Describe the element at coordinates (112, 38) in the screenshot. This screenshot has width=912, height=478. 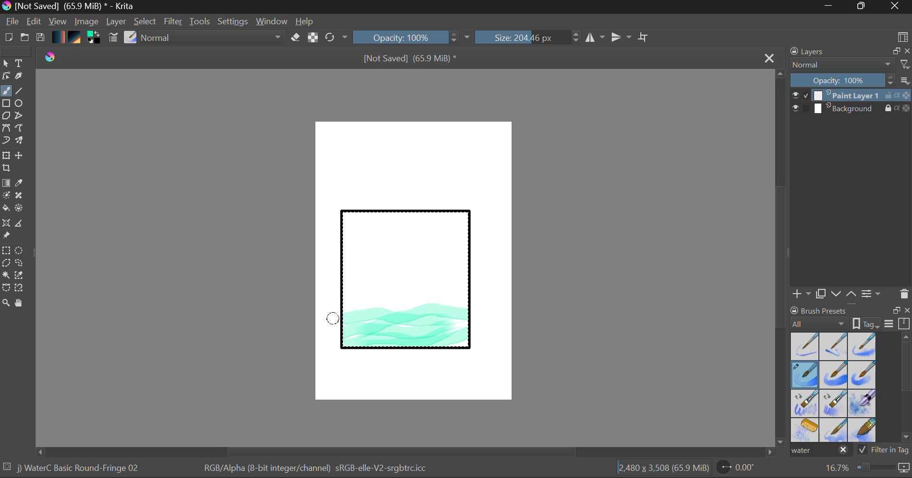
I see `Brush Settings` at that location.